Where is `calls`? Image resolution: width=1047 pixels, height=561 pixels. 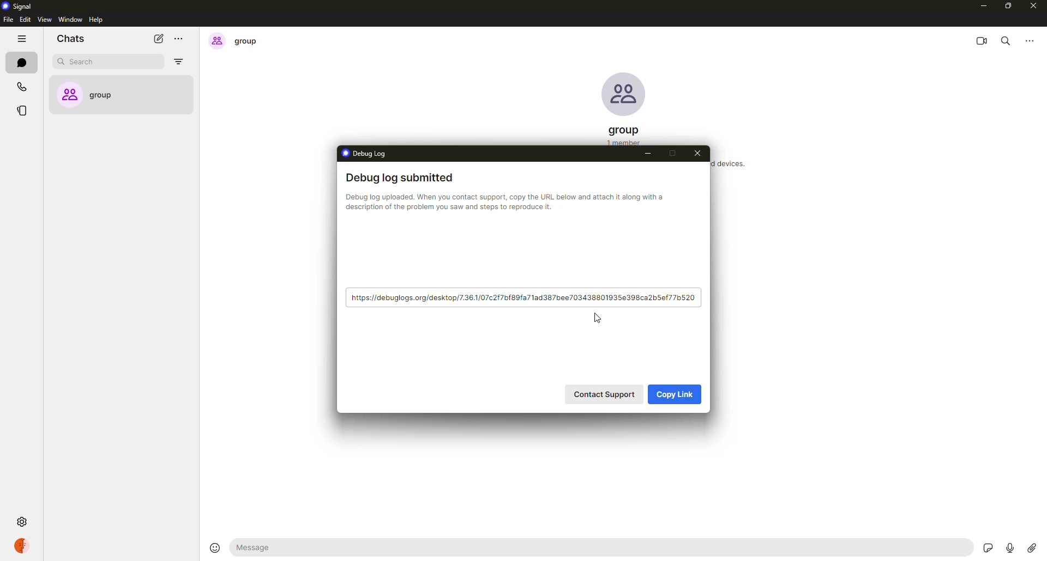
calls is located at coordinates (20, 86).